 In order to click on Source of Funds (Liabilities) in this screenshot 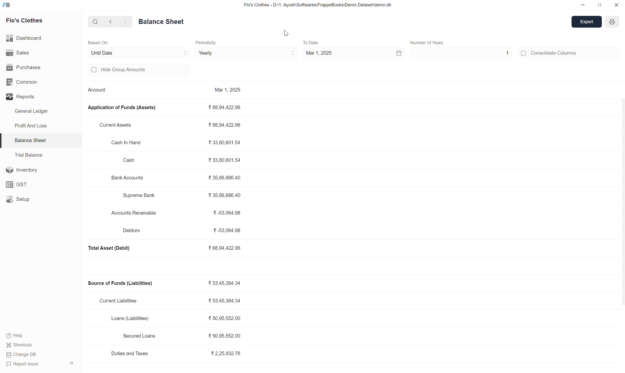, I will do `click(121, 249)`.